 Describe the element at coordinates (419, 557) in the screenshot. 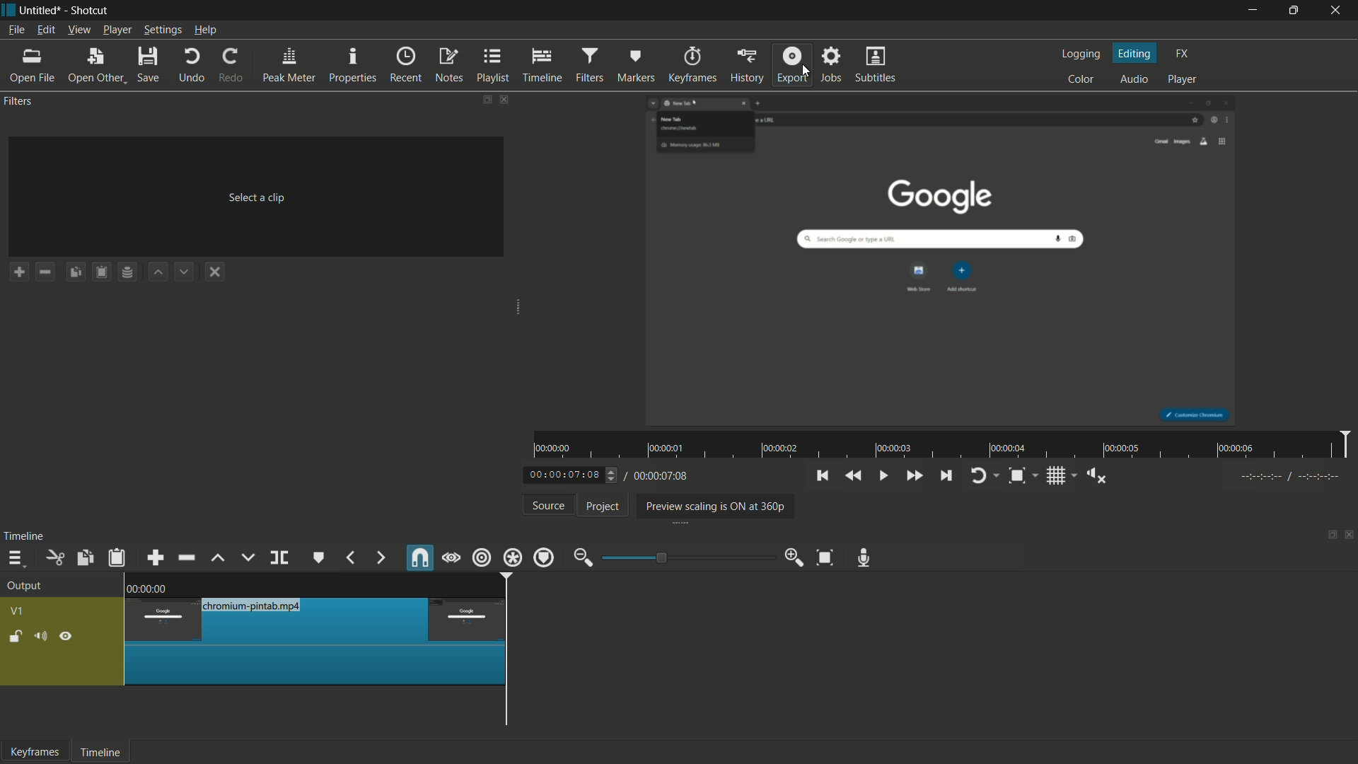

I see `snap` at that location.